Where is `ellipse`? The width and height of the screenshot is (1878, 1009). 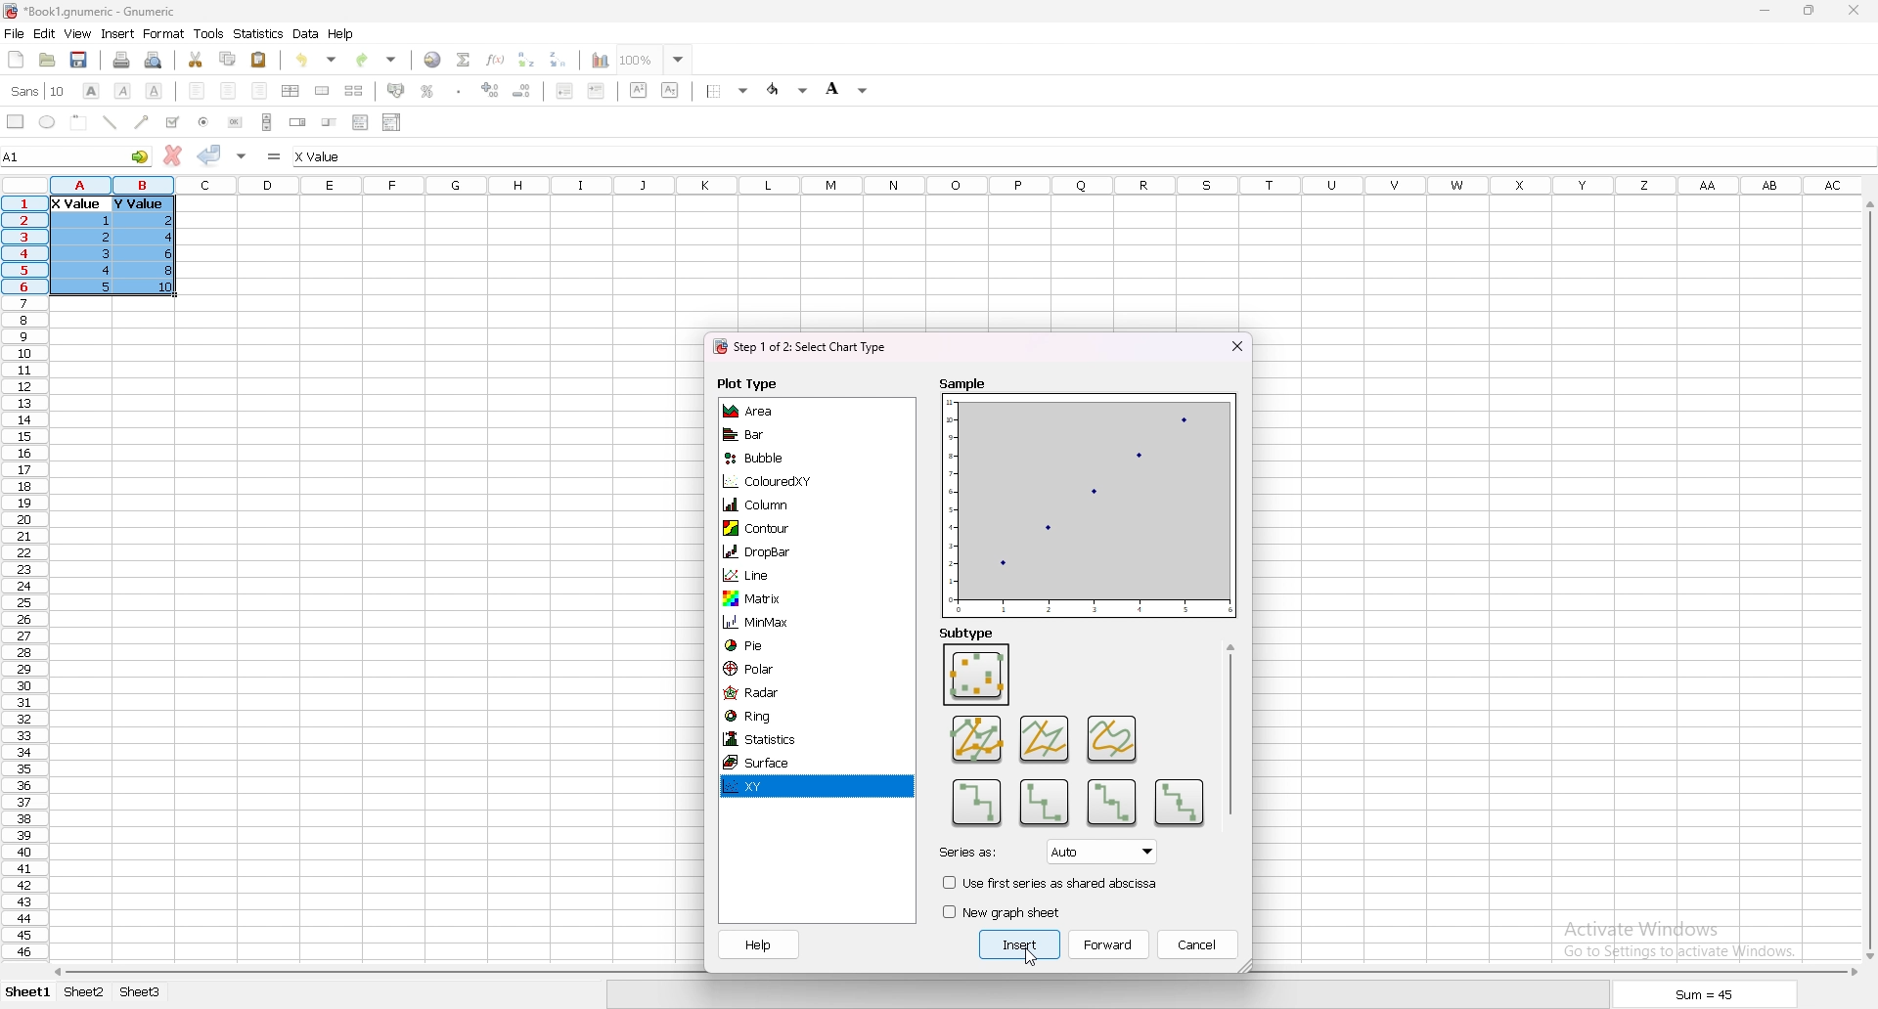 ellipse is located at coordinates (47, 121).